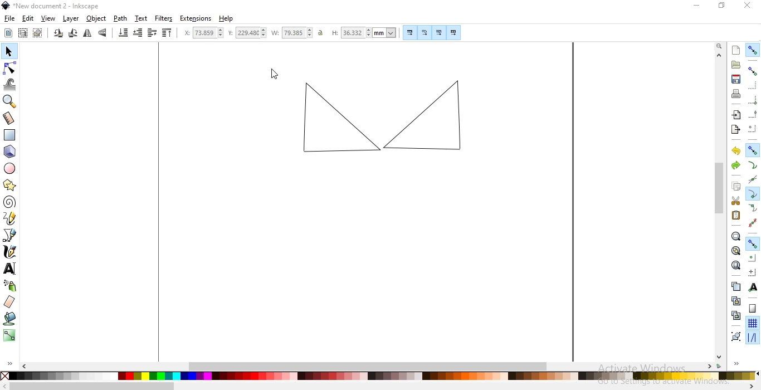  What do you see at coordinates (699, 7) in the screenshot?
I see `minimize` at bounding box center [699, 7].